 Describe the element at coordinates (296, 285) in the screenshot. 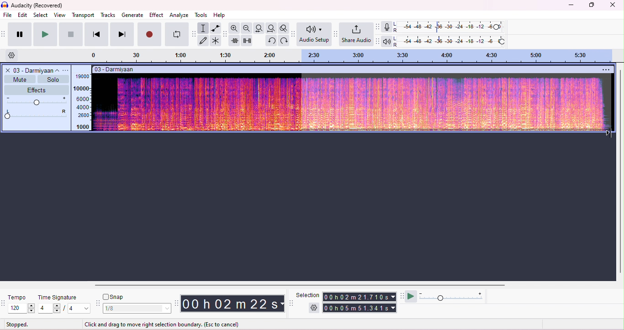

I see `horizontal scroll bar` at that location.